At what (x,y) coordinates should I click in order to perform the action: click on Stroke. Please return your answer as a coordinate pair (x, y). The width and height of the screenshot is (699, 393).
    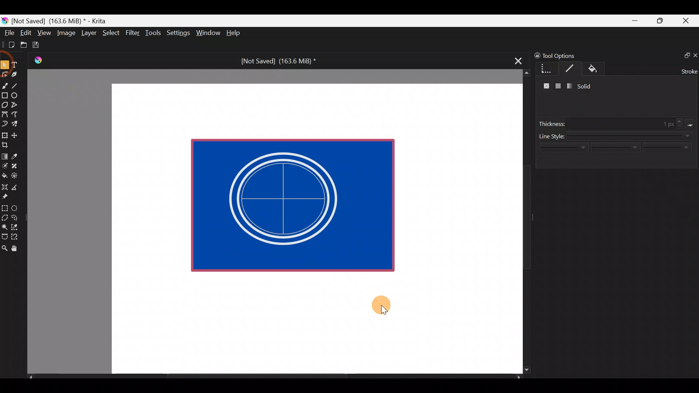
    Looking at the image, I should click on (573, 68).